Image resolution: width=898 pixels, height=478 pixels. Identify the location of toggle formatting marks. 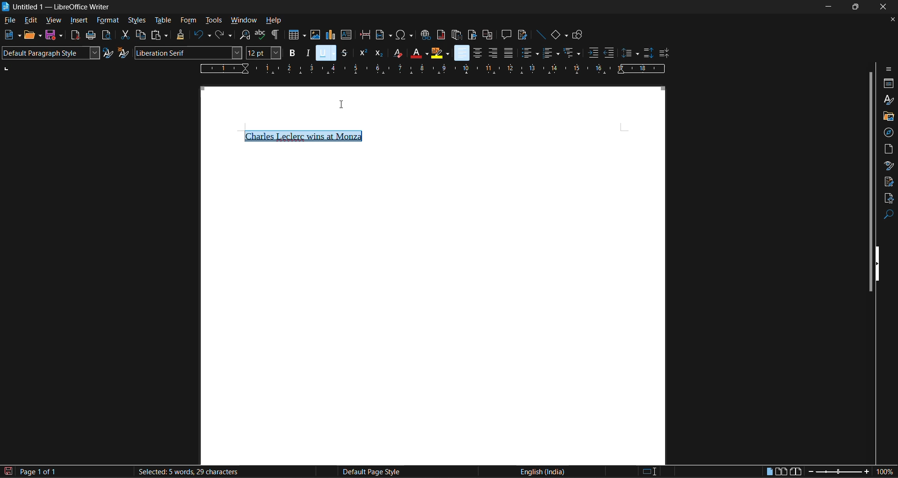
(276, 35).